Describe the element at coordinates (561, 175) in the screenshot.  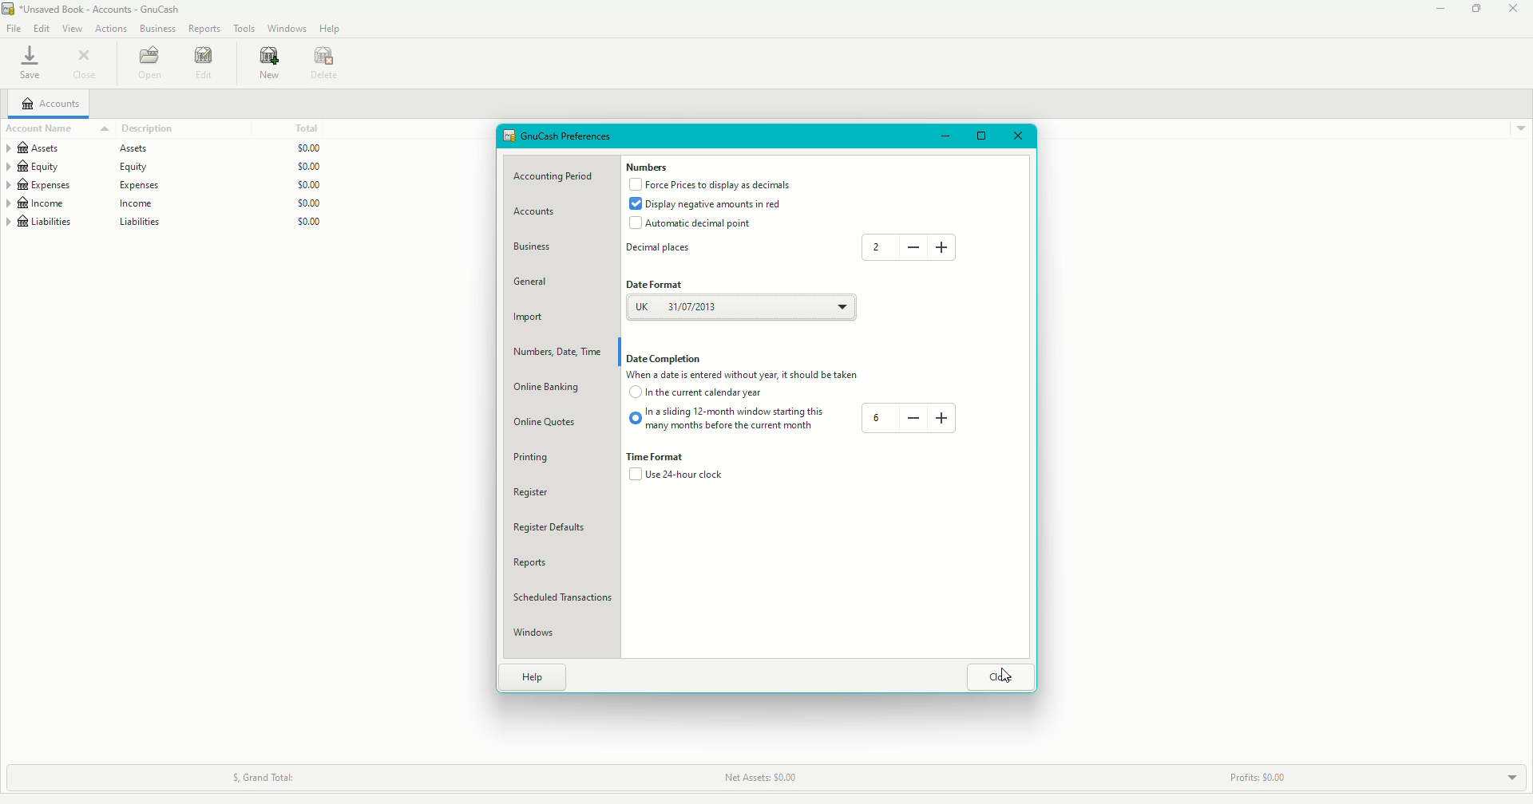
I see `Accounting Period` at that location.